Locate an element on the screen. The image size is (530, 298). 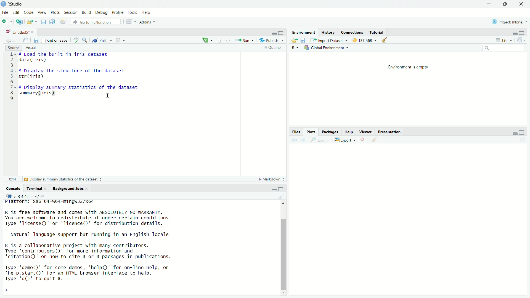
List is located at coordinates (503, 40).